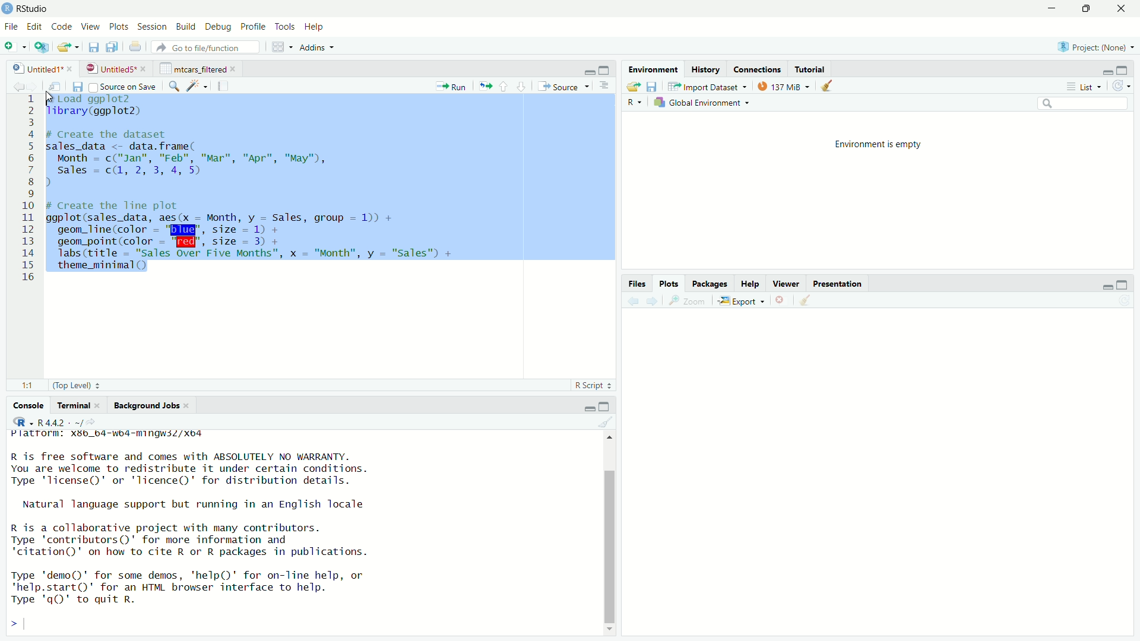 Image resolution: width=1140 pixels, height=641 pixels. Describe the element at coordinates (590, 385) in the screenshot. I see `R Script` at that location.